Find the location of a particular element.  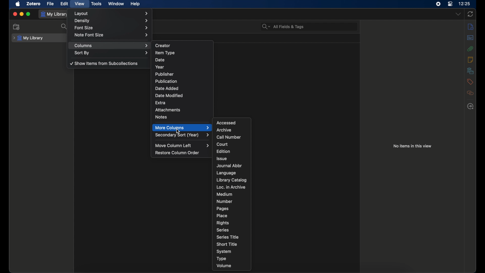

system is located at coordinates (224, 252).